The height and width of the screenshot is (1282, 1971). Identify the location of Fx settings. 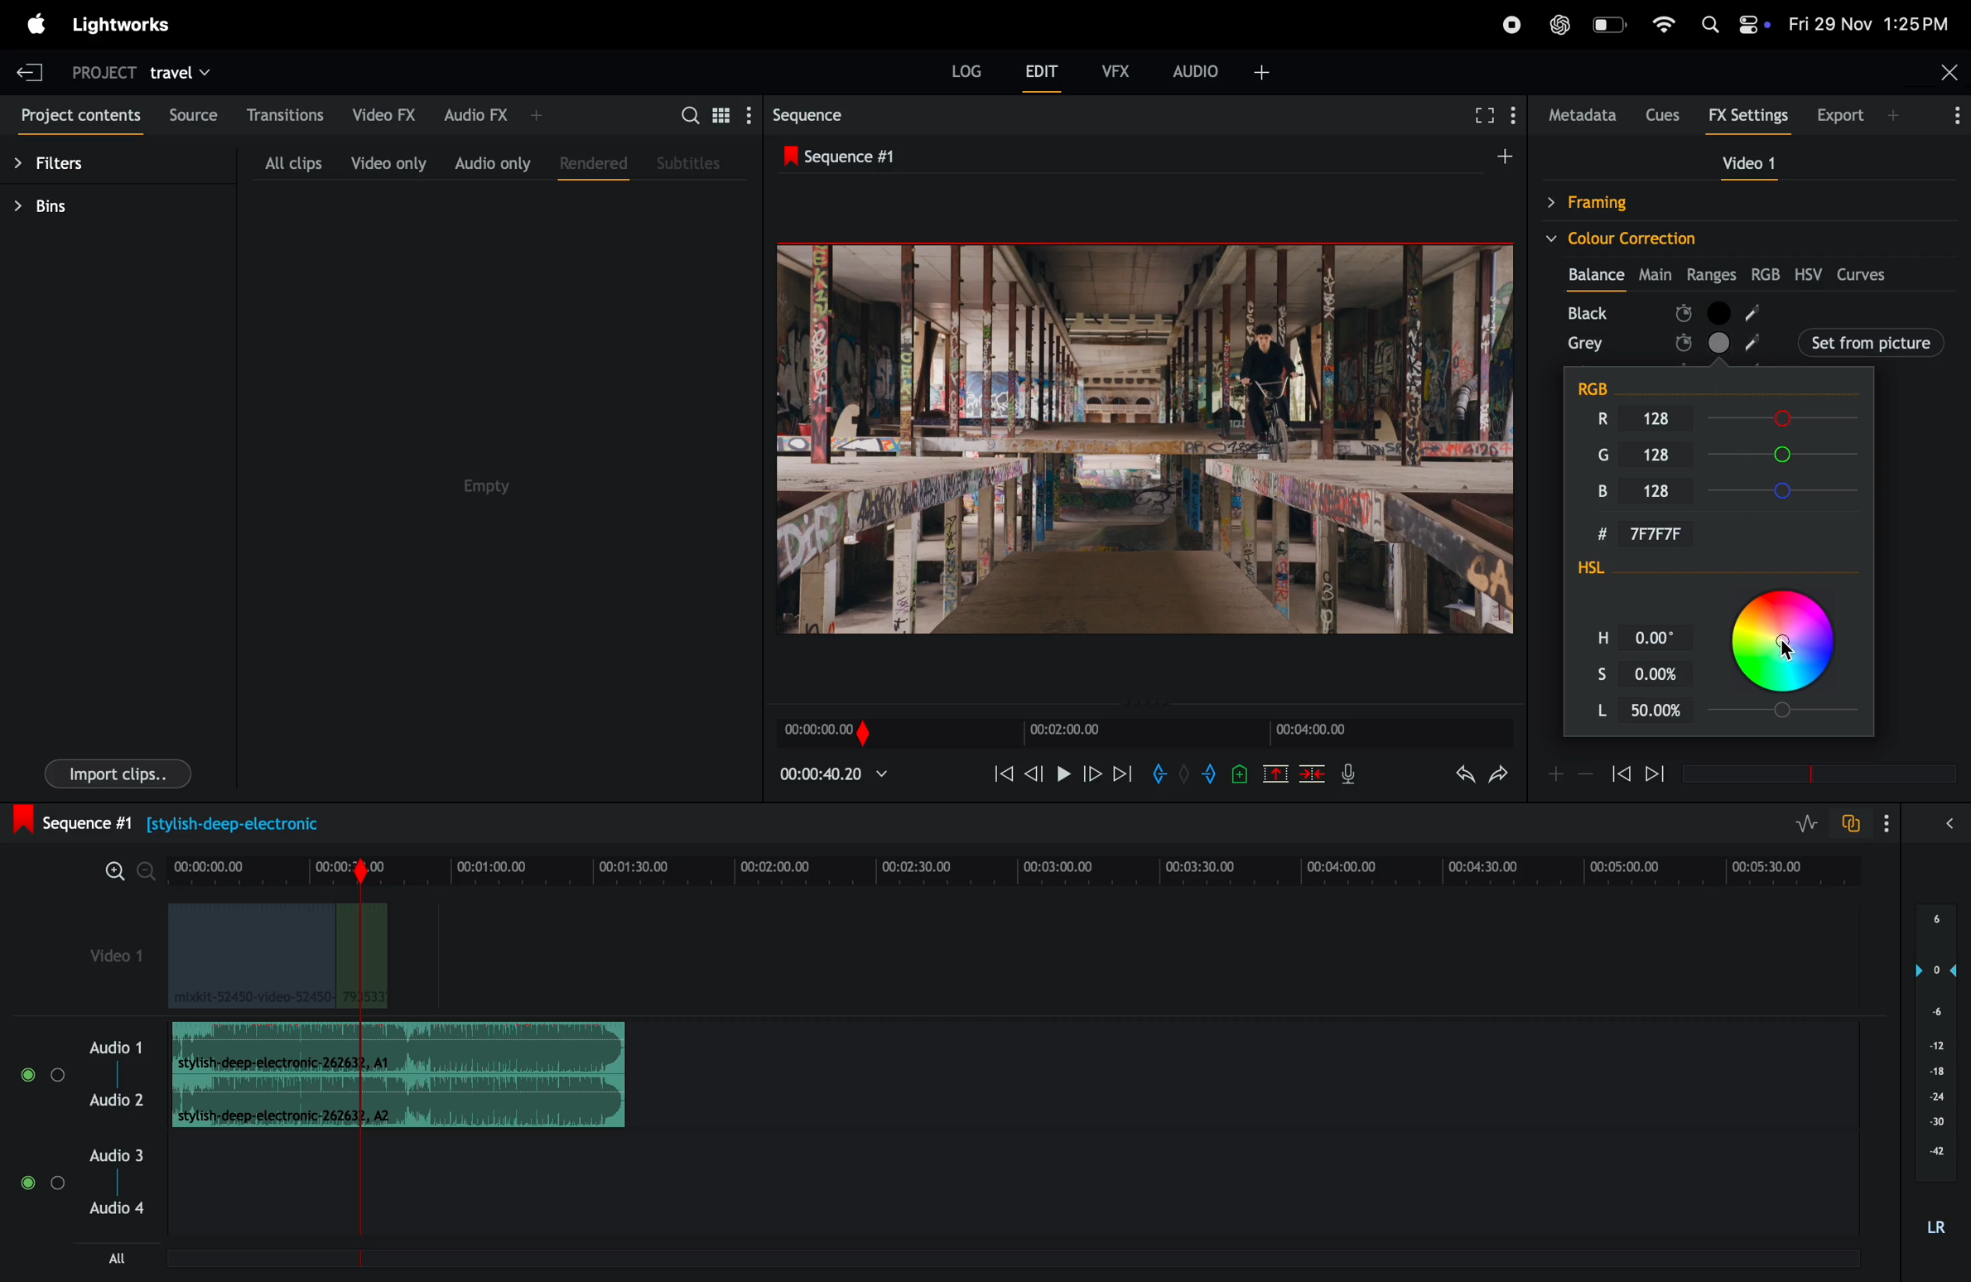
(1748, 118).